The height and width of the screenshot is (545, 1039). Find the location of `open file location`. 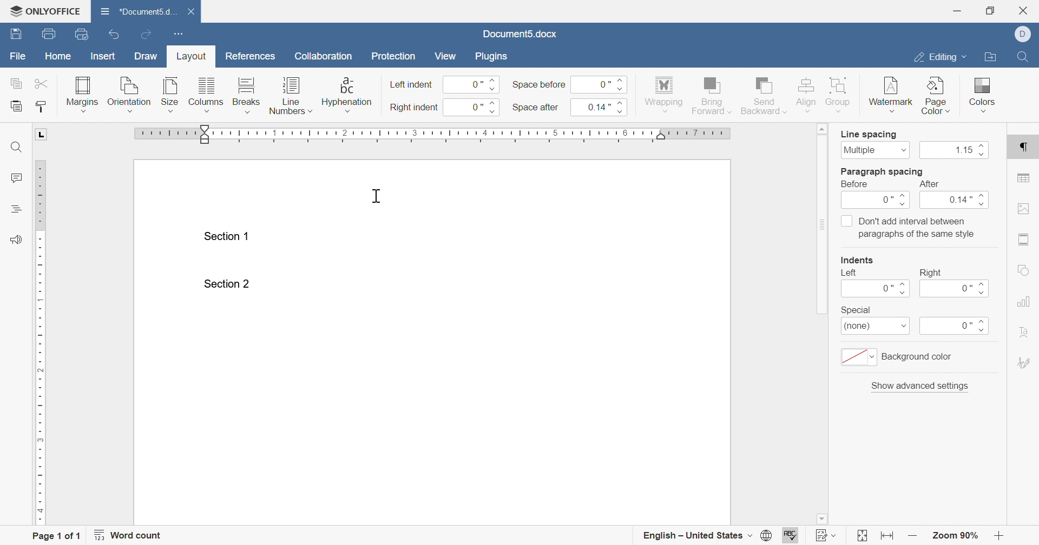

open file location is located at coordinates (990, 57).